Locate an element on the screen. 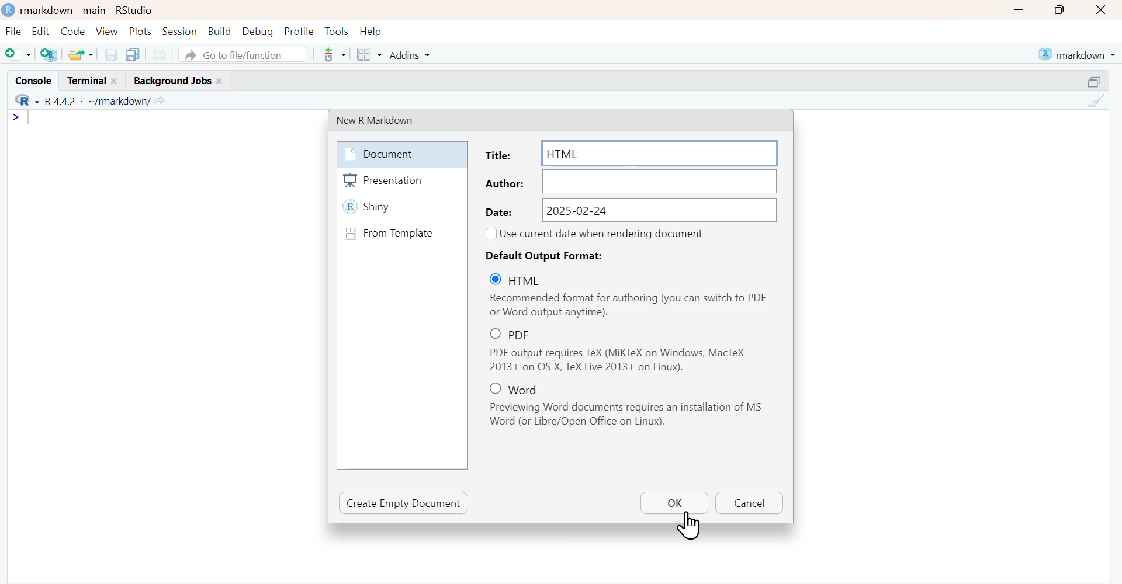 This screenshot has height=584, width=1122. Debug is located at coordinates (257, 32).